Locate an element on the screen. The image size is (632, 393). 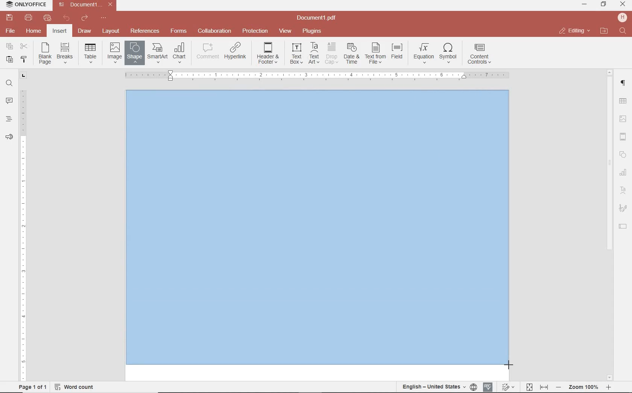
INSERT SMART ART is located at coordinates (158, 53).